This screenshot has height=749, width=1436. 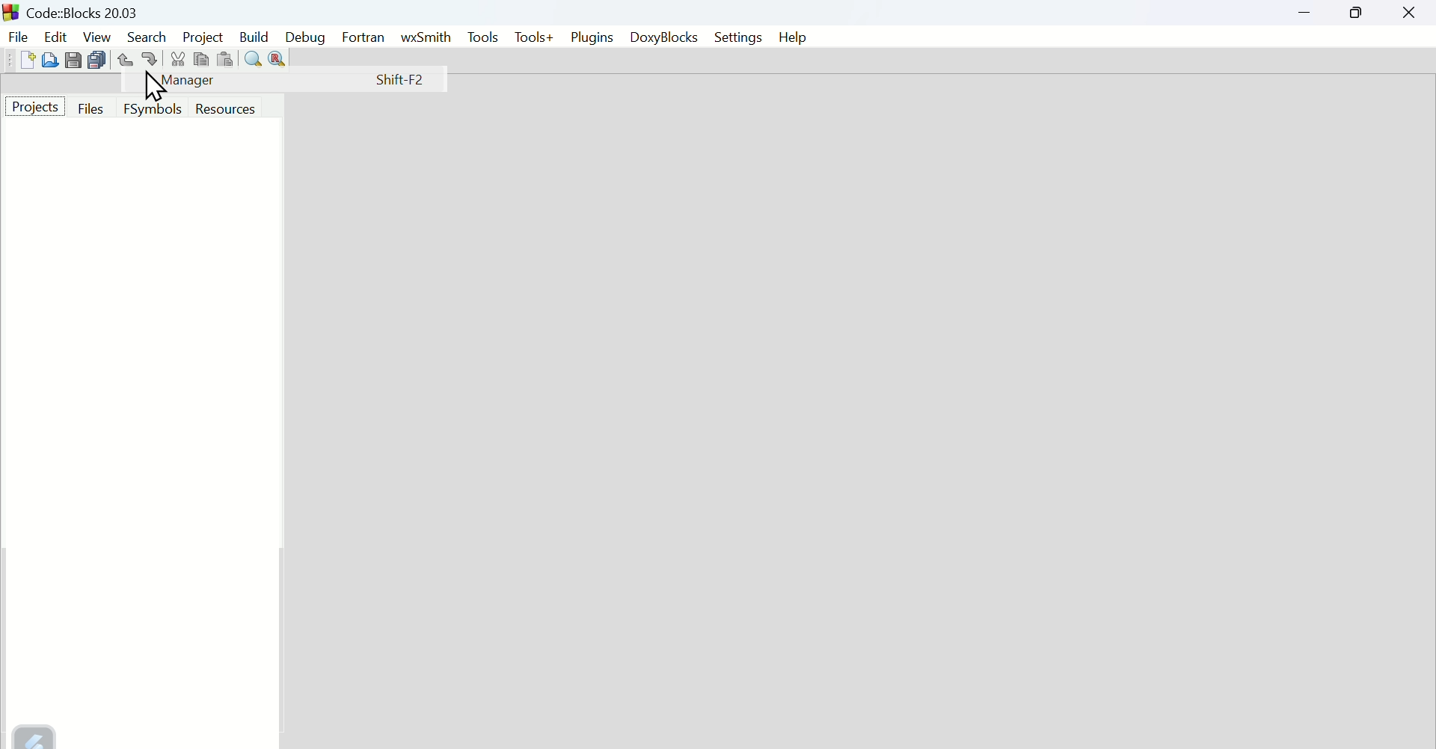 I want to click on Resources, so click(x=225, y=108).